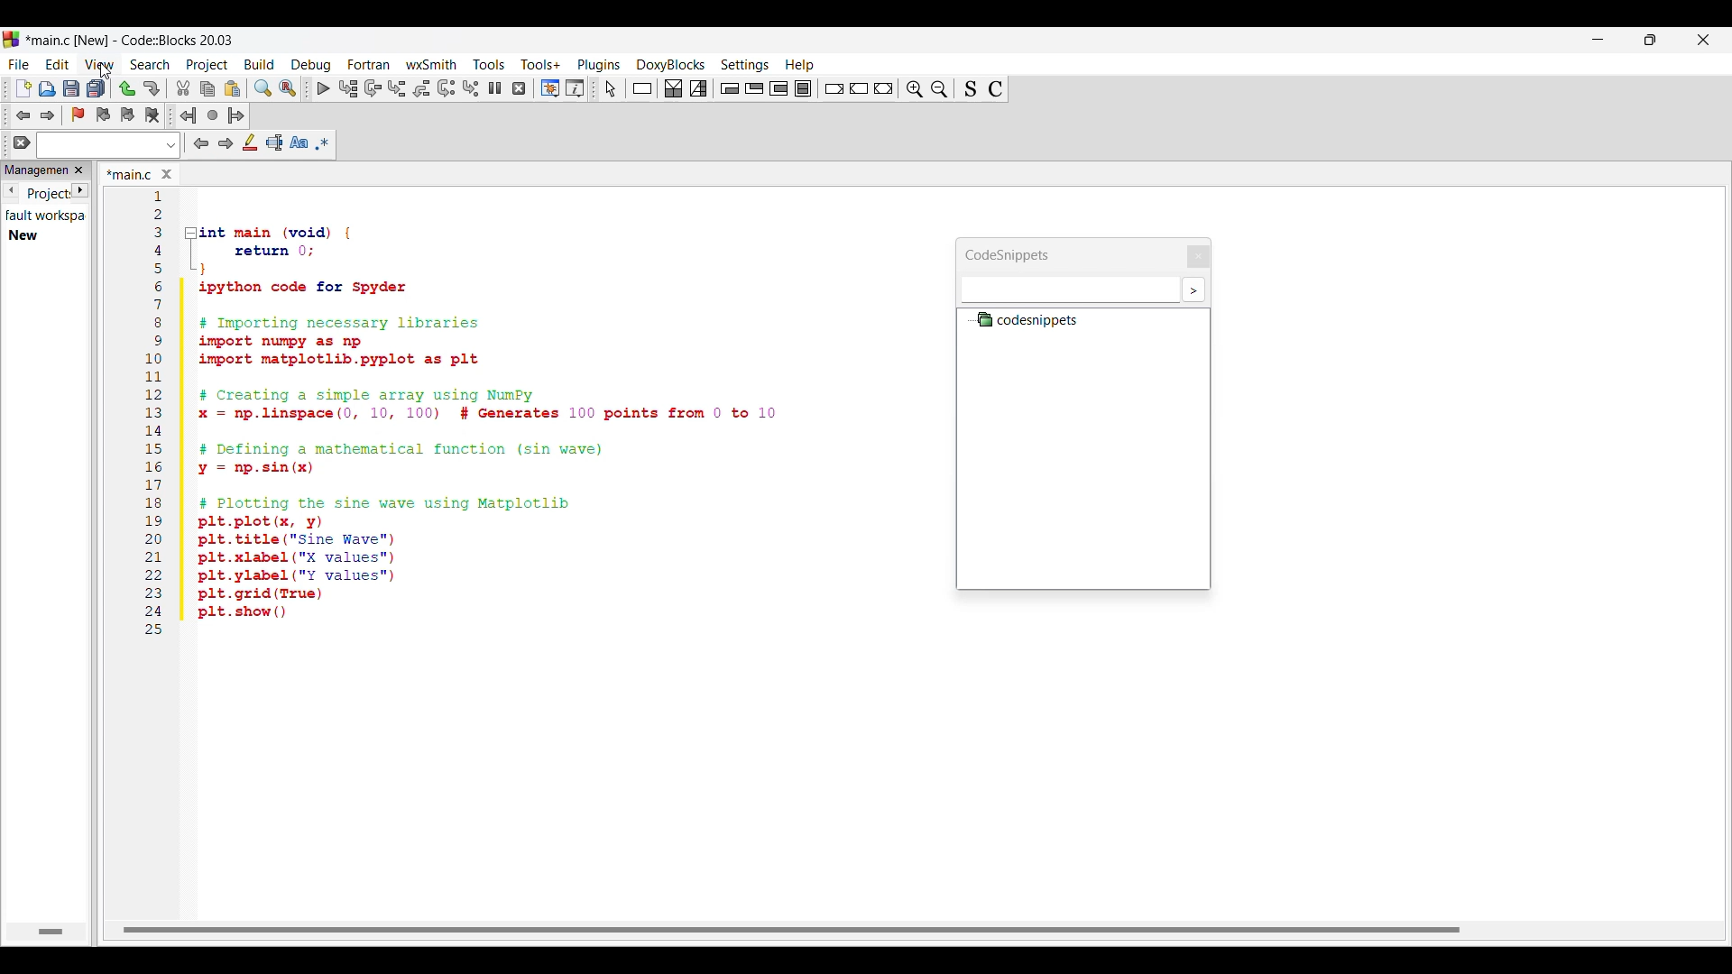 The image size is (1732, 974). I want to click on Next instruction, so click(447, 88).